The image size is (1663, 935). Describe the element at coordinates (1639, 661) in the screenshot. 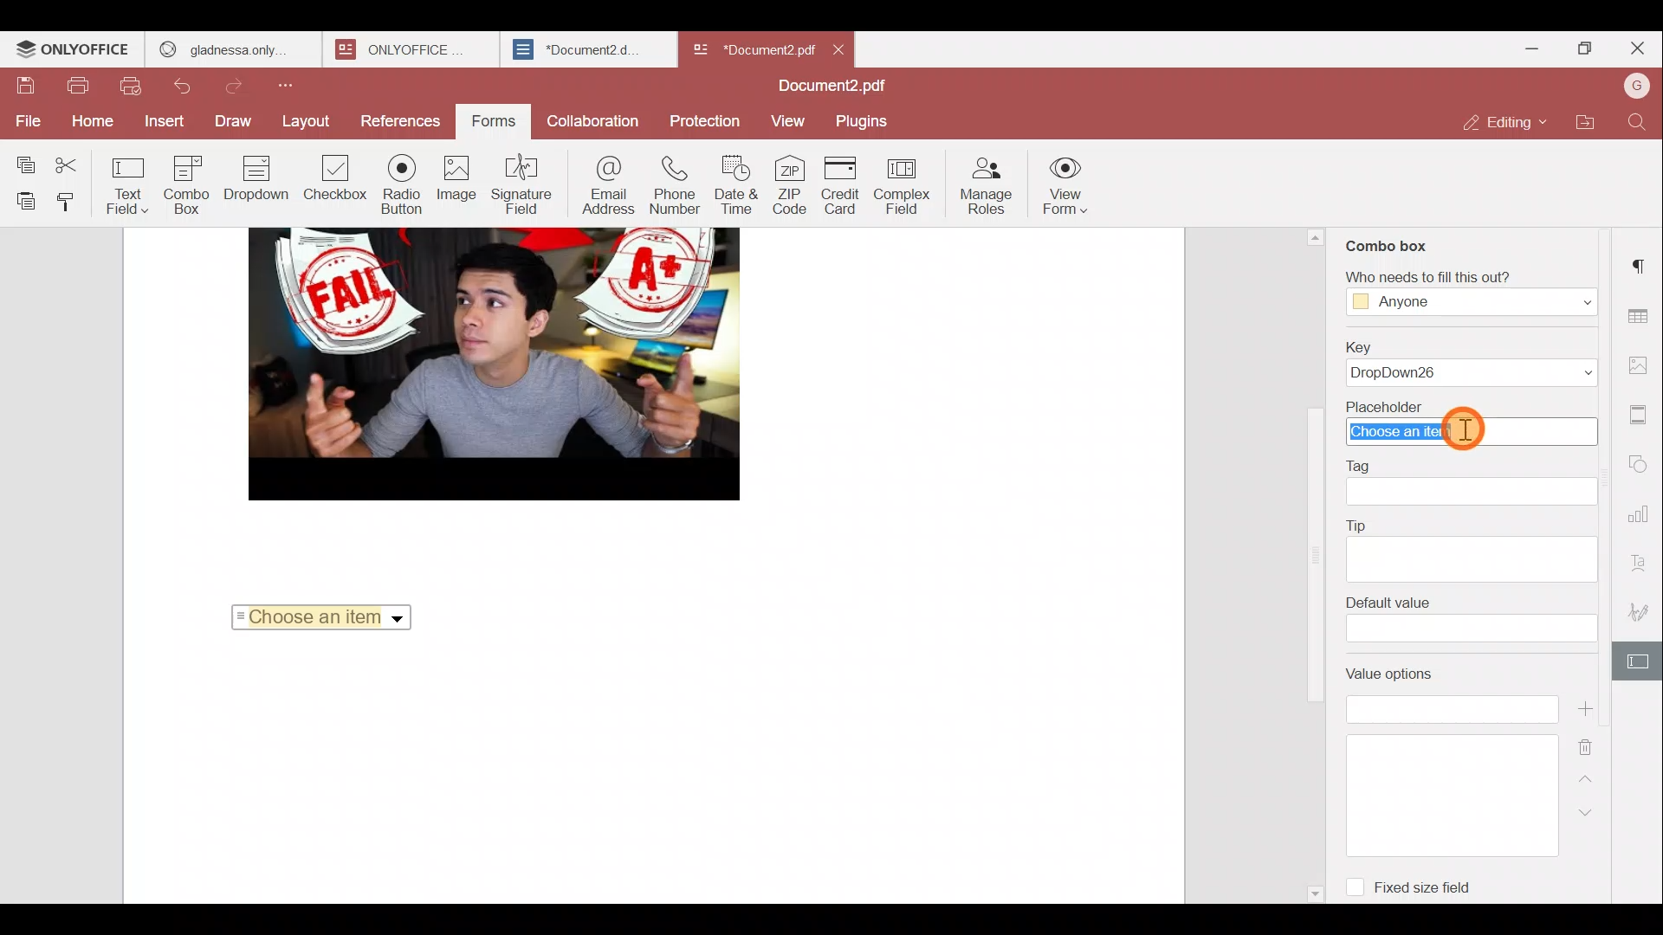

I see `Form settings` at that location.